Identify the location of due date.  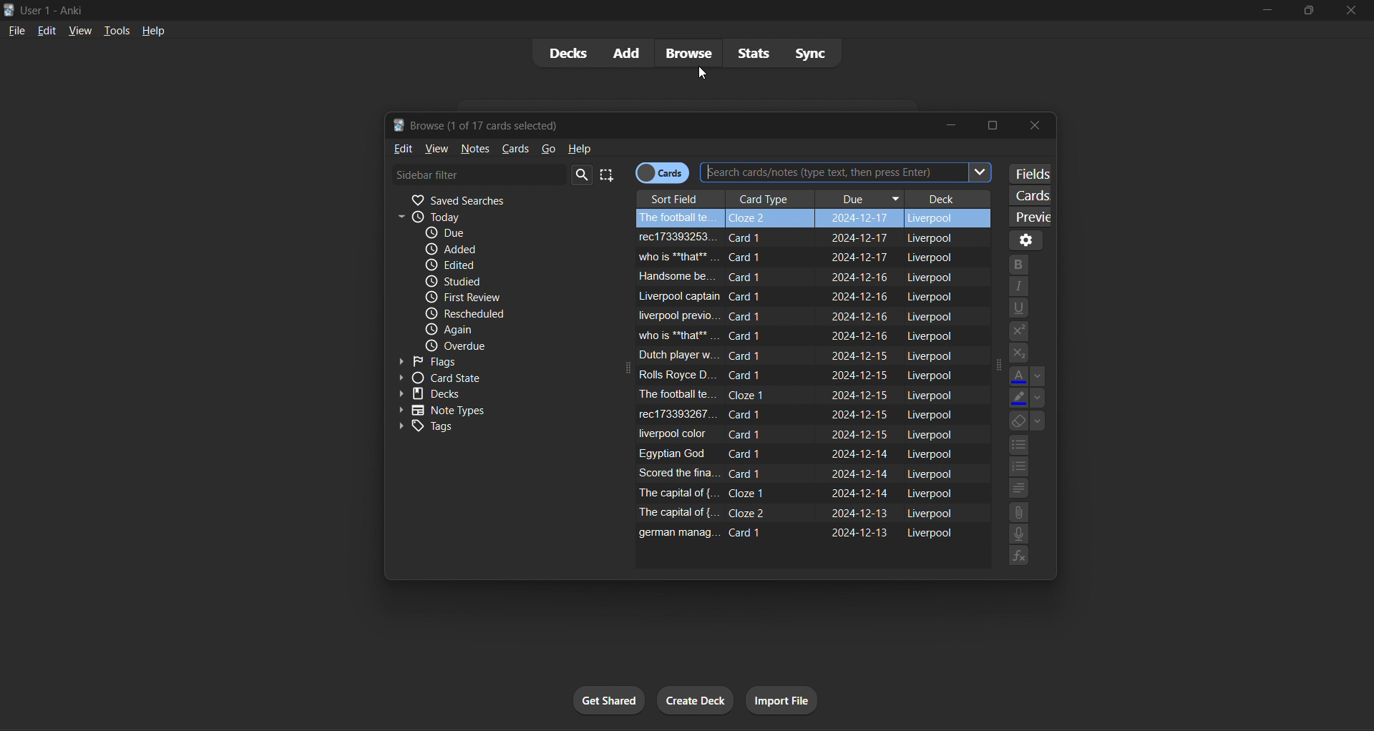
(862, 238).